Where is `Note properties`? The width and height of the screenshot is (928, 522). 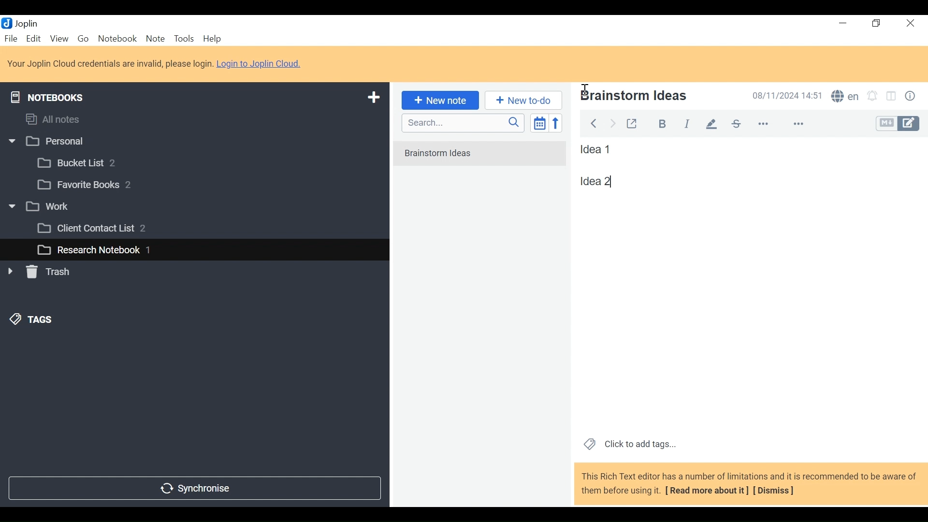
Note properties is located at coordinates (912, 97).